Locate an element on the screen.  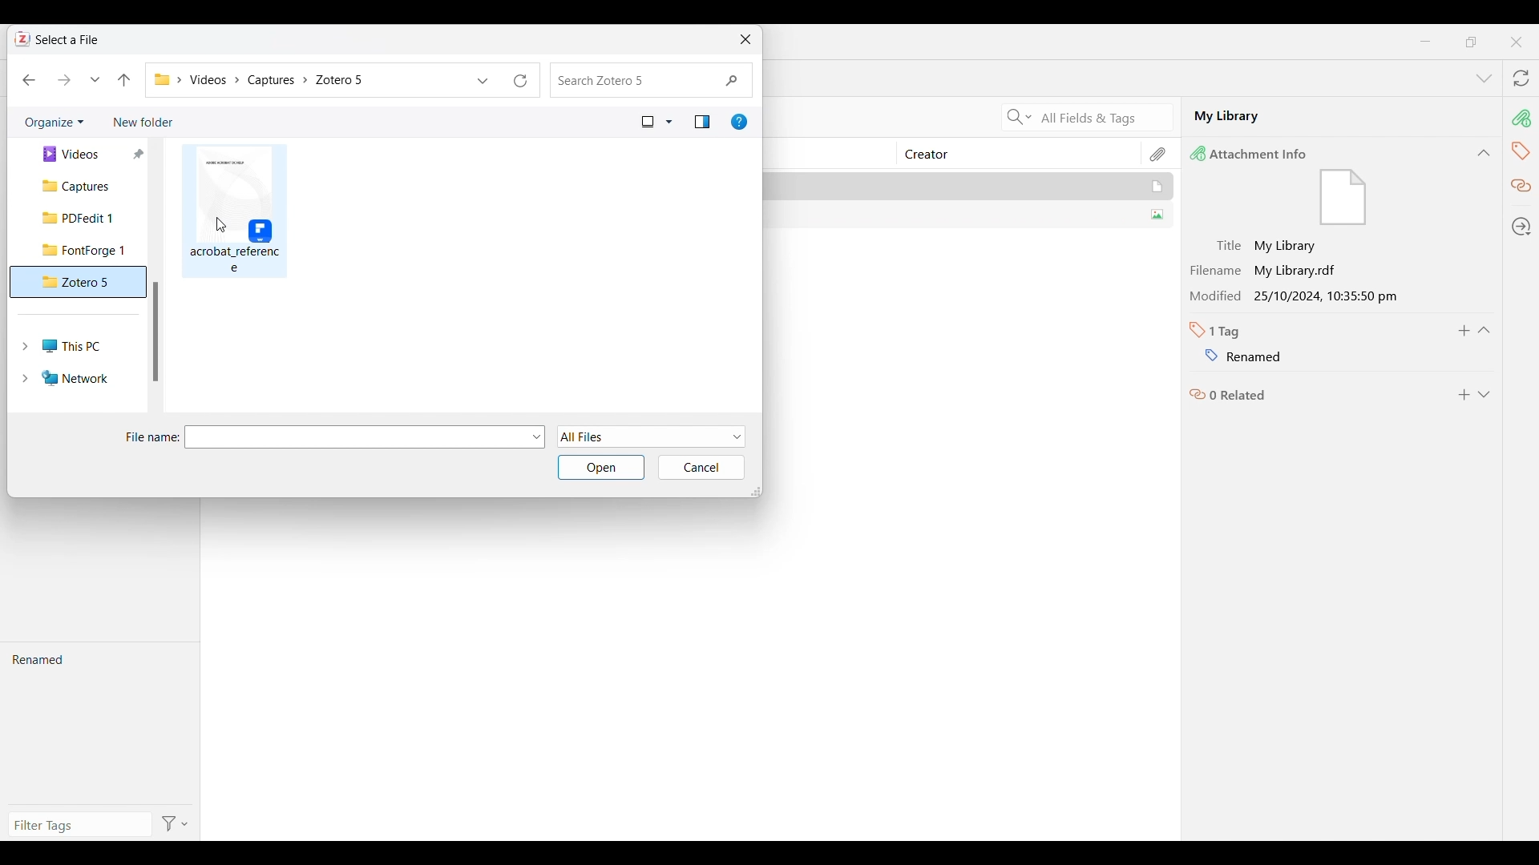
This PC is located at coordinates (78, 344).